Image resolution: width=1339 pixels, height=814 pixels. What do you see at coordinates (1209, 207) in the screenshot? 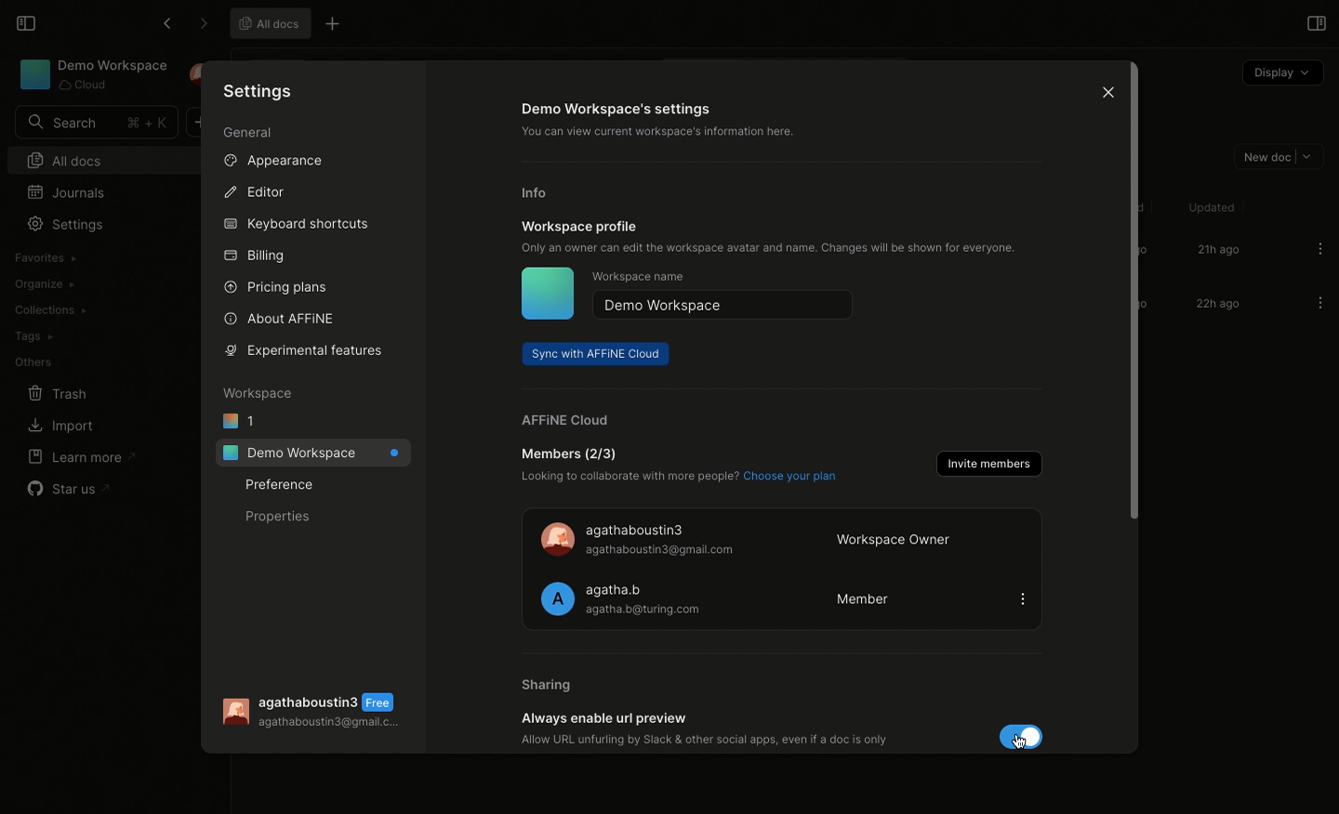
I see `Updated` at bounding box center [1209, 207].